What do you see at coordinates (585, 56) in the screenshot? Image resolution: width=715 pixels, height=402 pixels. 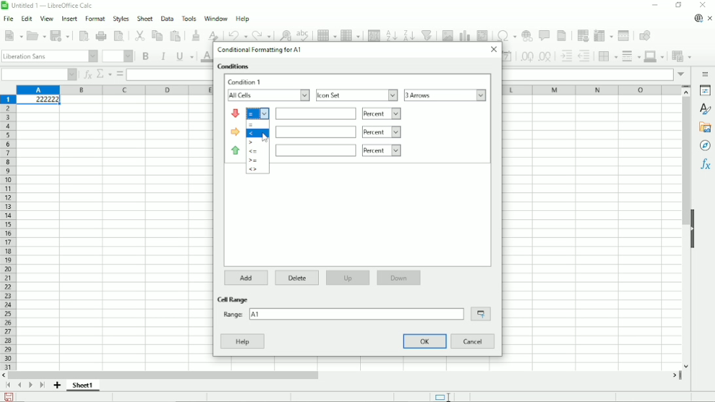 I see `Decrease indent` at bounding box center [585, 56].